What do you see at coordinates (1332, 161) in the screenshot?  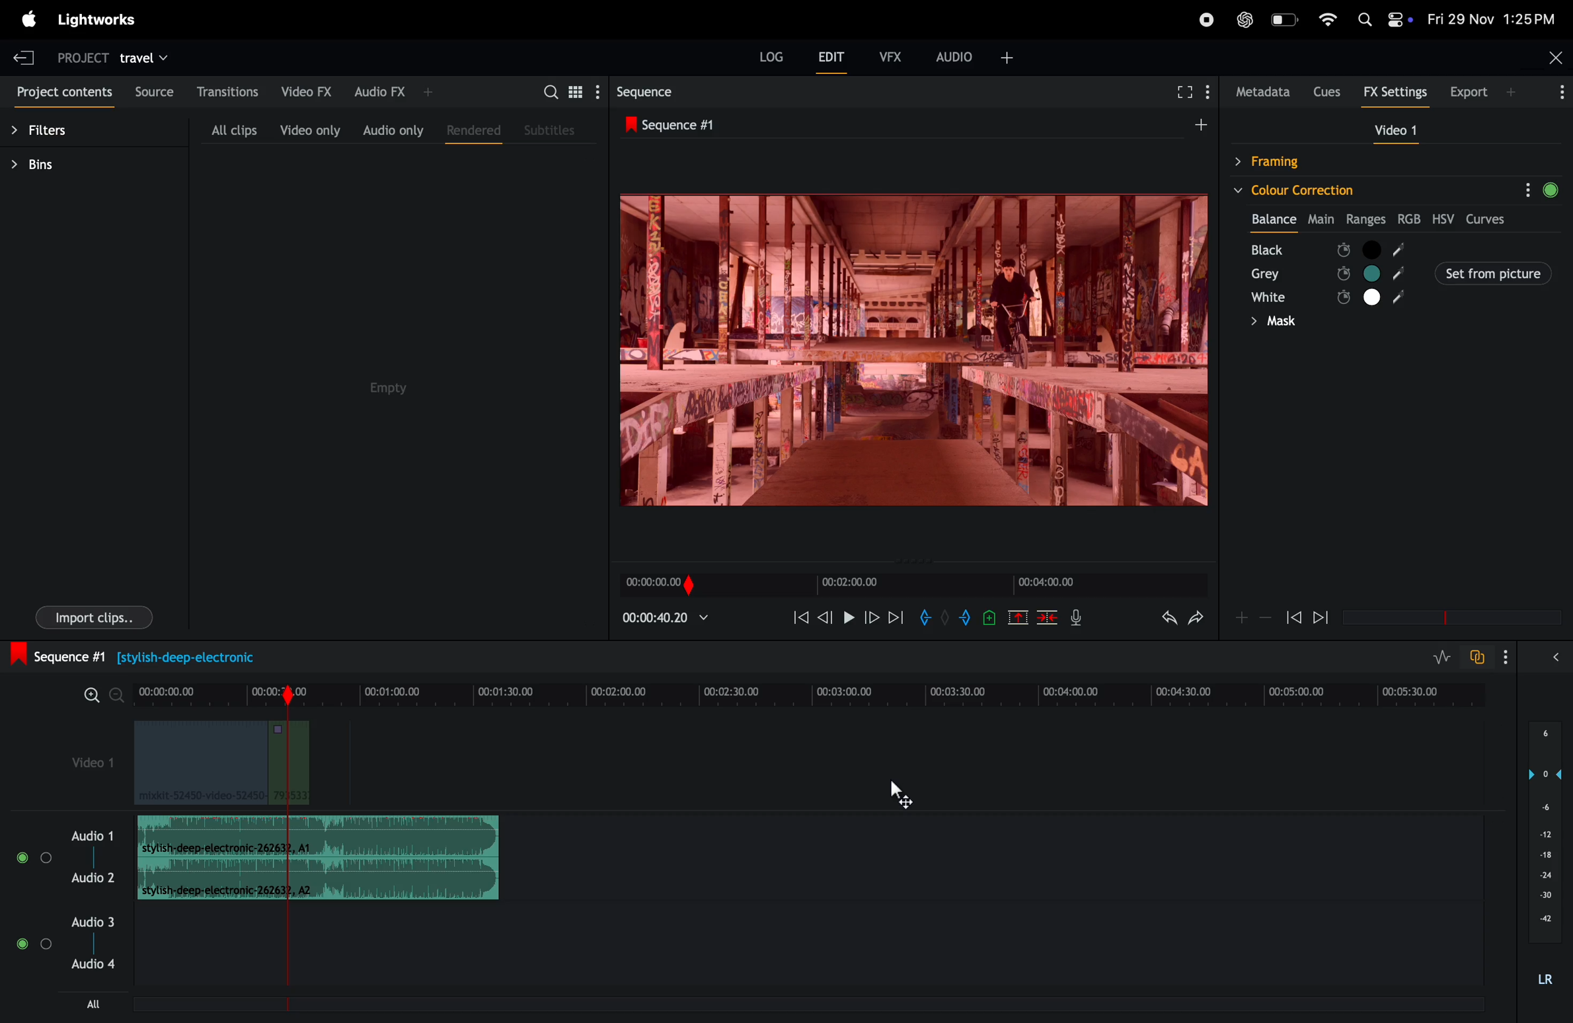 I see `framing ` at bounding box center [1332, 161].